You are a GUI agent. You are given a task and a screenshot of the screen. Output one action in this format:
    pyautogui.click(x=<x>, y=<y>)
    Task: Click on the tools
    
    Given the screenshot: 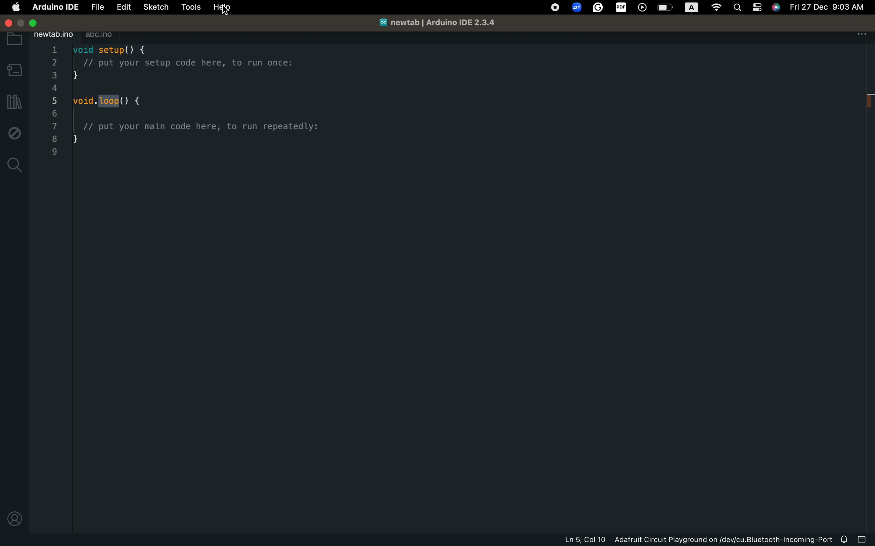 What is the action you would take?
    pyautogui.click(x=191, y=8)
    